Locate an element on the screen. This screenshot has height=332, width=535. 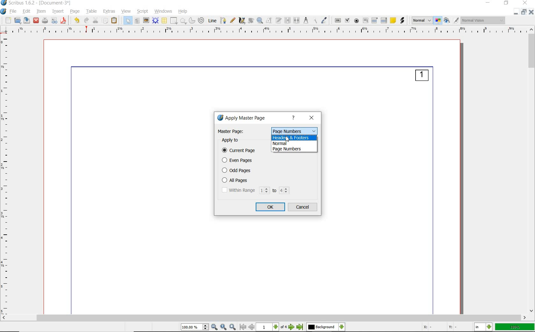
close is located at coordinates (36, 21).